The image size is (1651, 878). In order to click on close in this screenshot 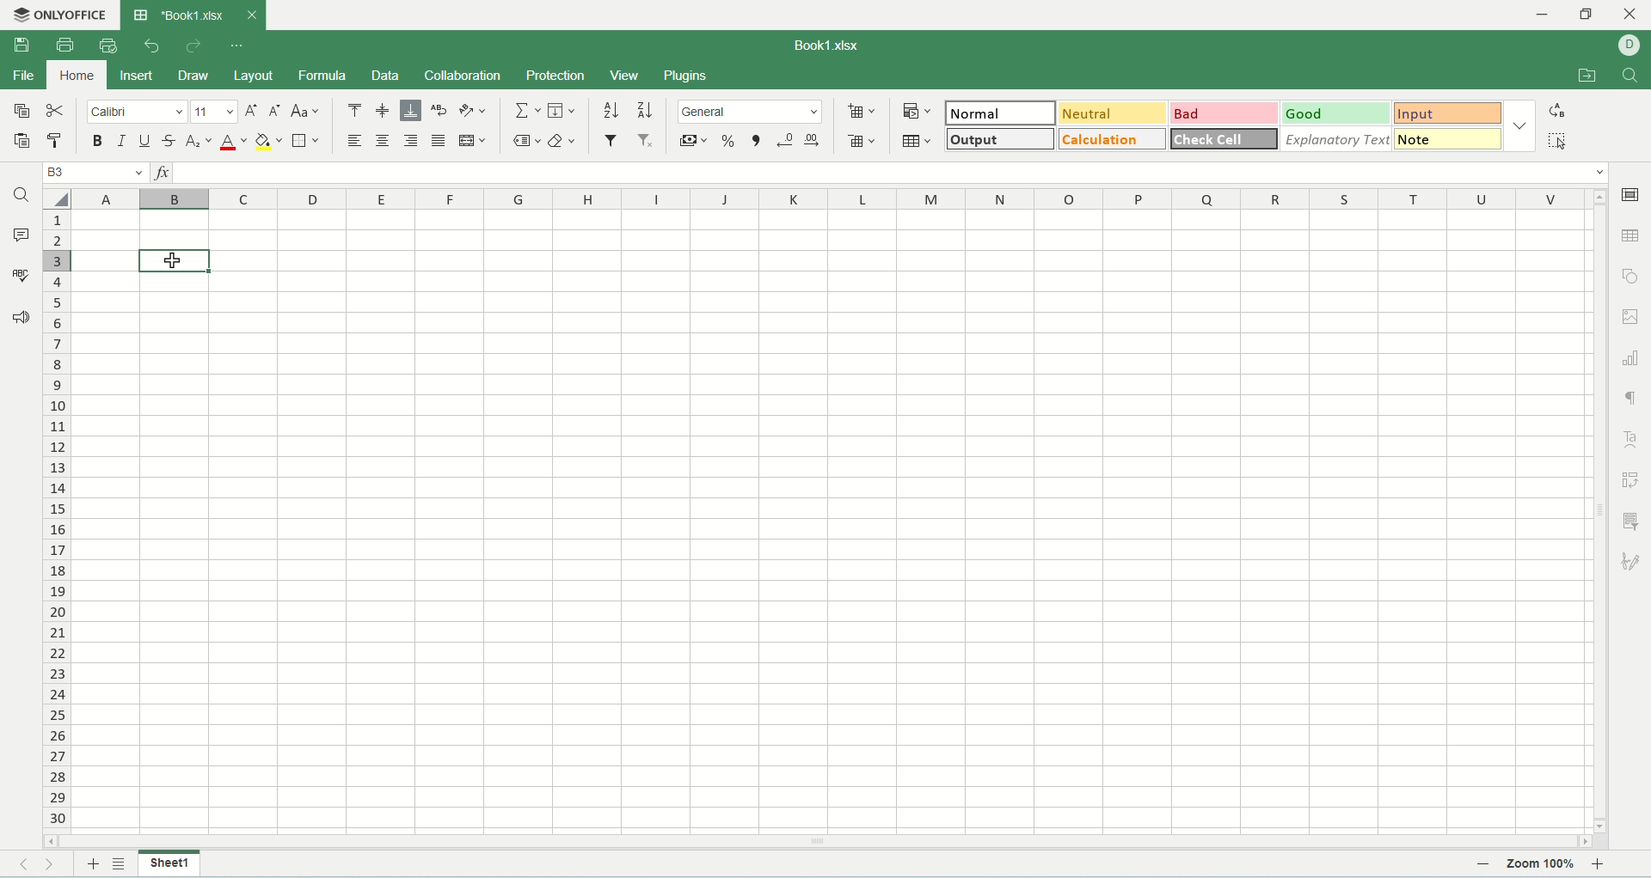, I will do `click(251, 15)`.